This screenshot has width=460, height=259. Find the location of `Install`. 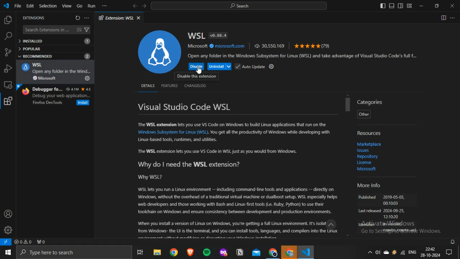

Install is located at coordinates (83, 103).